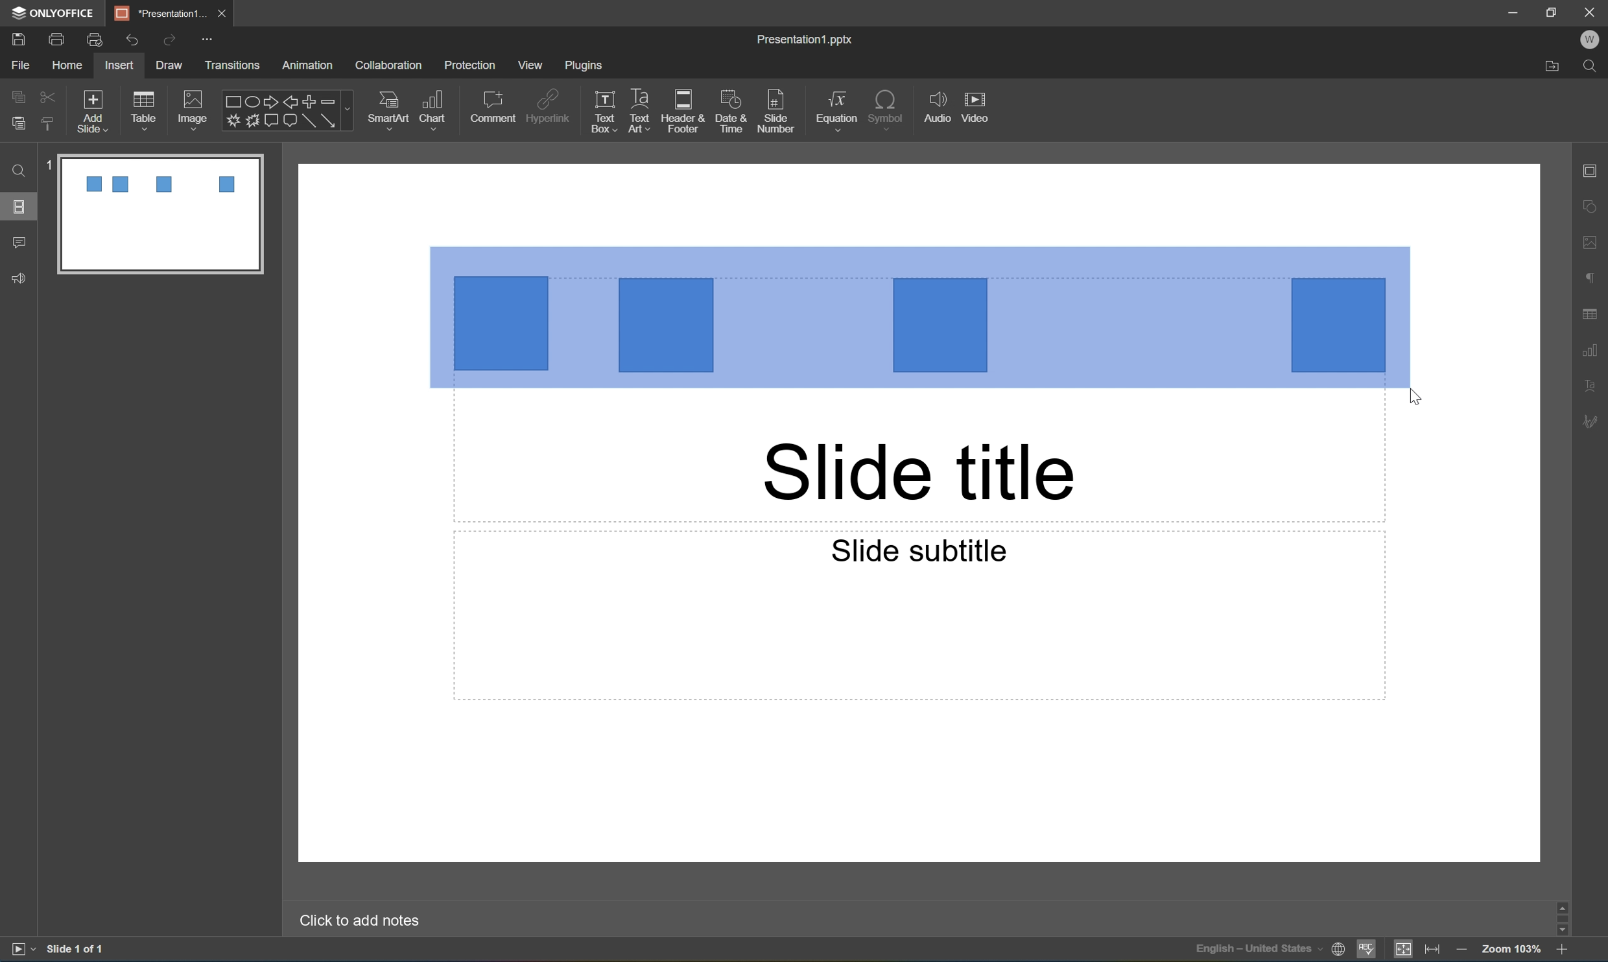  Describe the element at coordinates (18, 95) in the screenshot. I see `copy` at that location.